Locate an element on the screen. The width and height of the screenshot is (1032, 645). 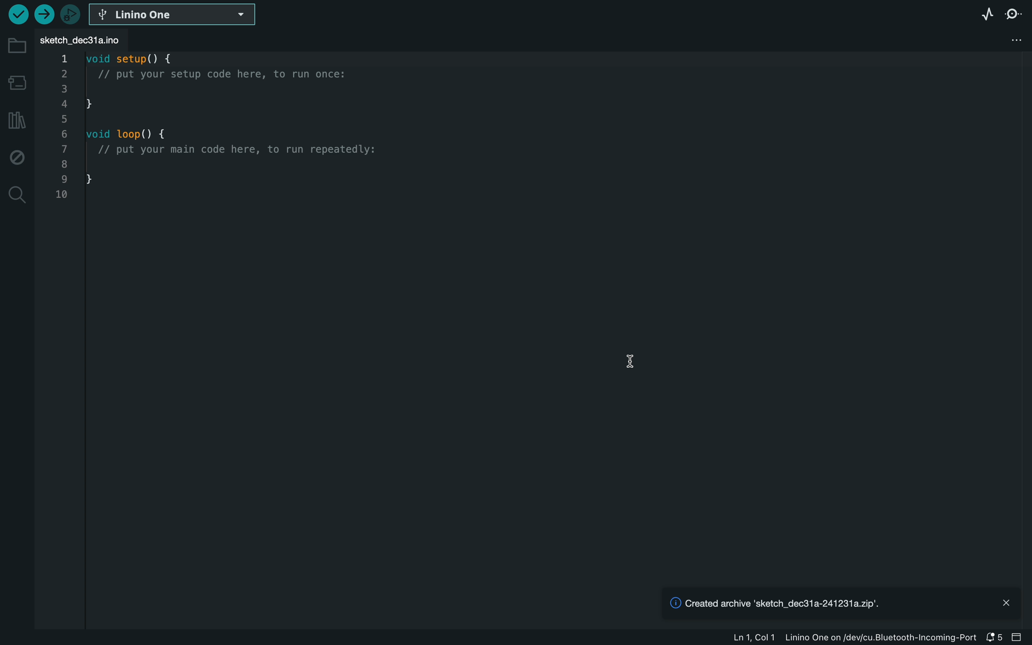
upload is located at coordinates (16, 17).